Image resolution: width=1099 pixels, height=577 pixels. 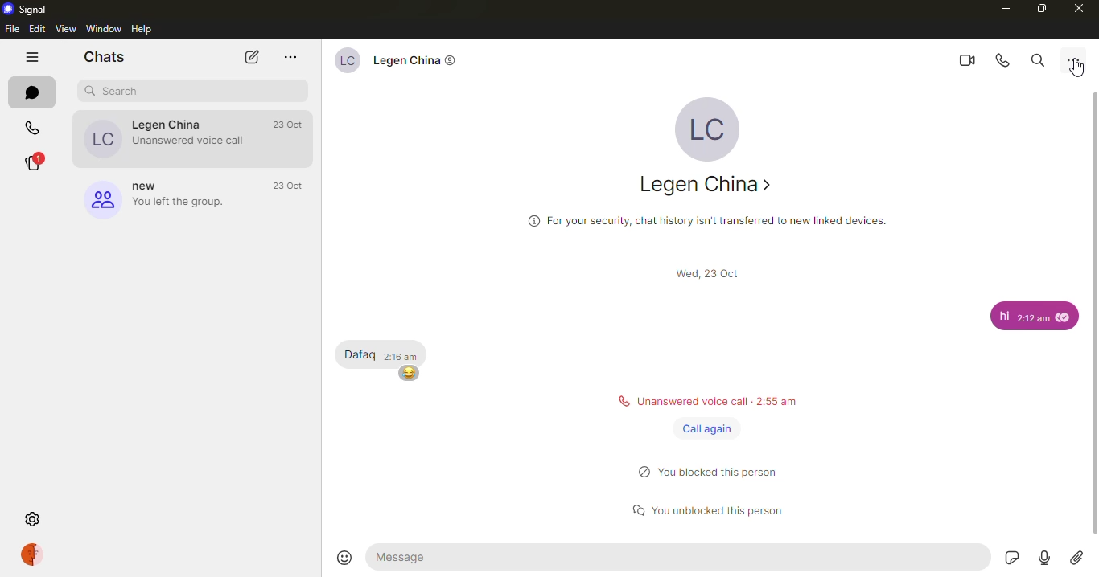 What do you see at coordinates (35, 162) in the screenshot?
I see `stories` at bounding box center [35, 162].